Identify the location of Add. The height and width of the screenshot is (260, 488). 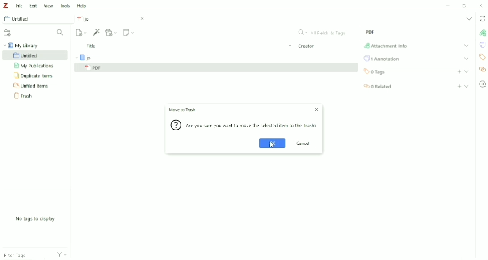
(459, 87).